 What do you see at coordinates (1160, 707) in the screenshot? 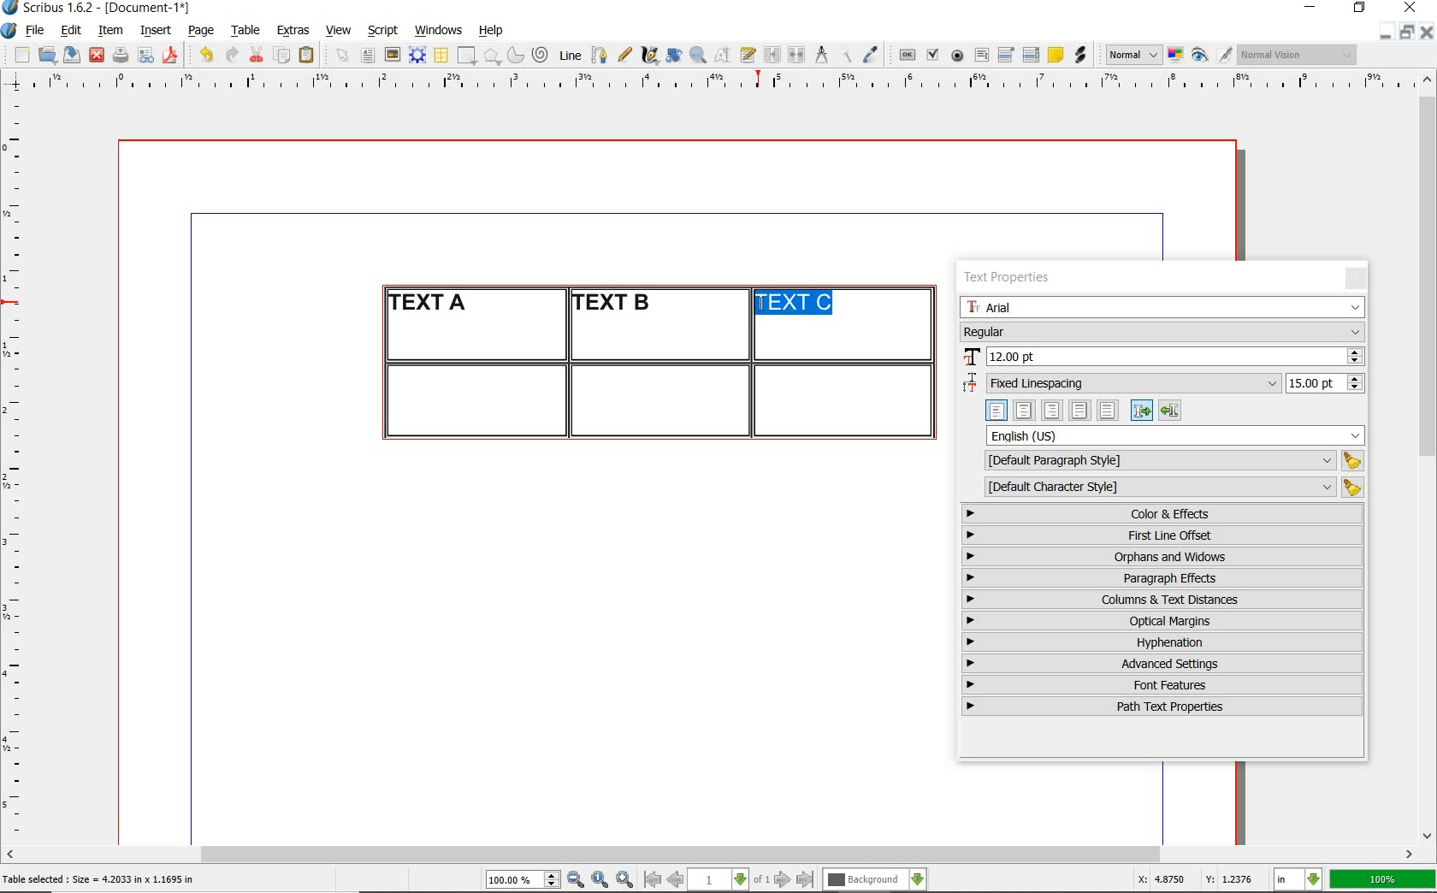
I see `path text properties` at bounding box center [1160, 707].